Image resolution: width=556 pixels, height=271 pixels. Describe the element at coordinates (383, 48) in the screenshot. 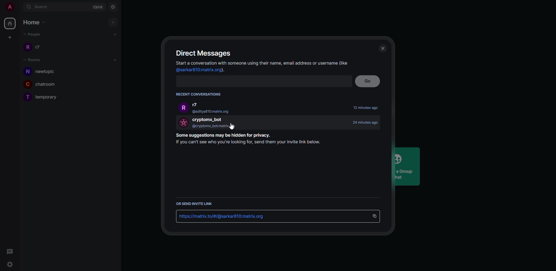

I see `close` at that location.